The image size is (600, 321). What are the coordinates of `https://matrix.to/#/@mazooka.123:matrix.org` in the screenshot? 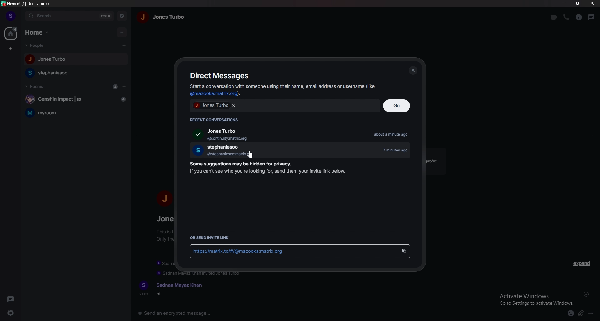 It's located at (291, 252).